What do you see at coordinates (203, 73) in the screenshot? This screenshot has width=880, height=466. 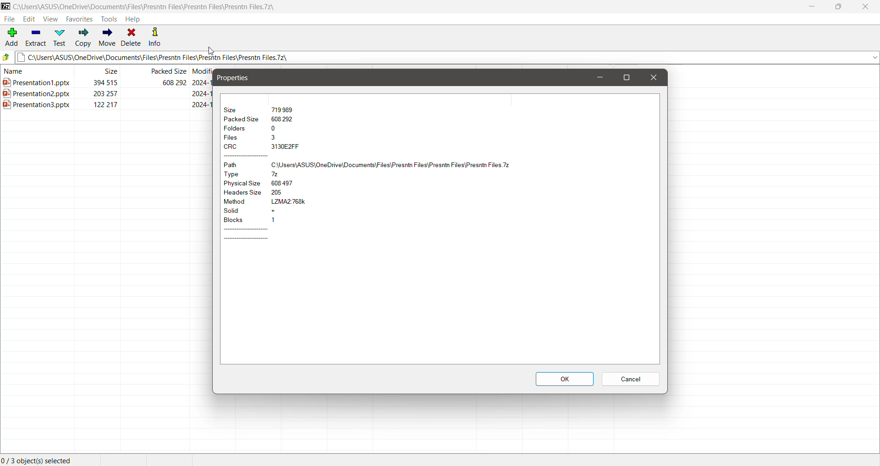 I see `Modified` at bounding box center [203, 73].